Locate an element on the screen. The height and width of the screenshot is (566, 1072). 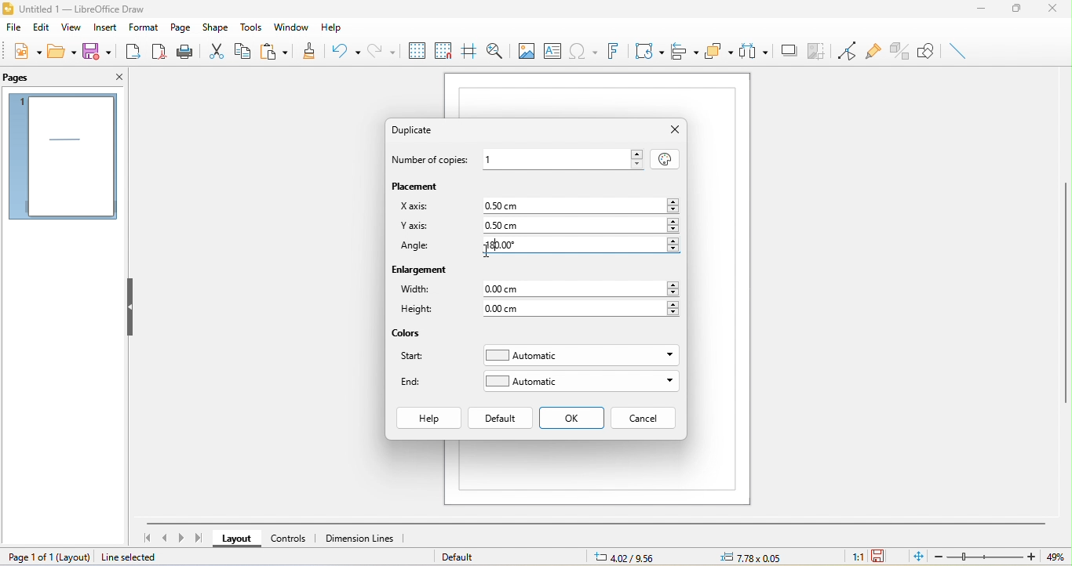
clone formatting is located at coordinates (312, 49).